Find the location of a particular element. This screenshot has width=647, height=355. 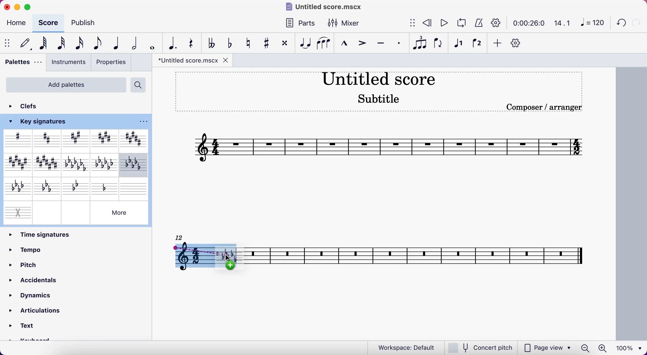

redo is located at coordinates (636, 23).